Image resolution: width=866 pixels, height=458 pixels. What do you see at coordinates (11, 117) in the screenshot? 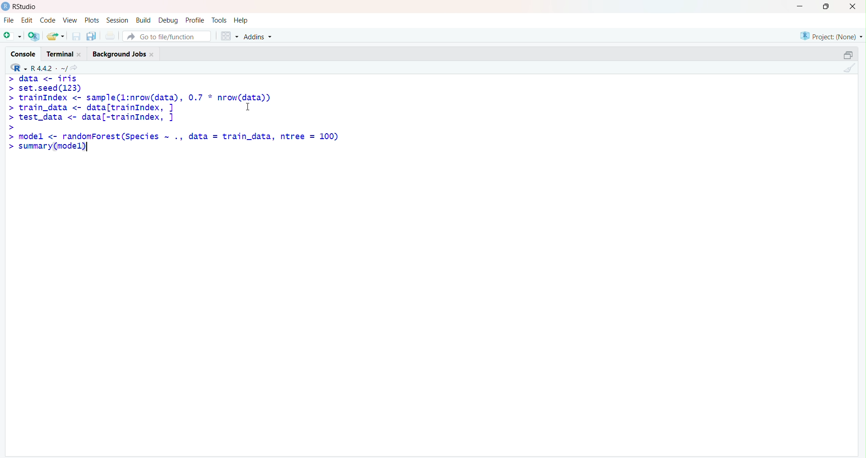
I see `Prompt cursor` at bounding box center [11, 117].